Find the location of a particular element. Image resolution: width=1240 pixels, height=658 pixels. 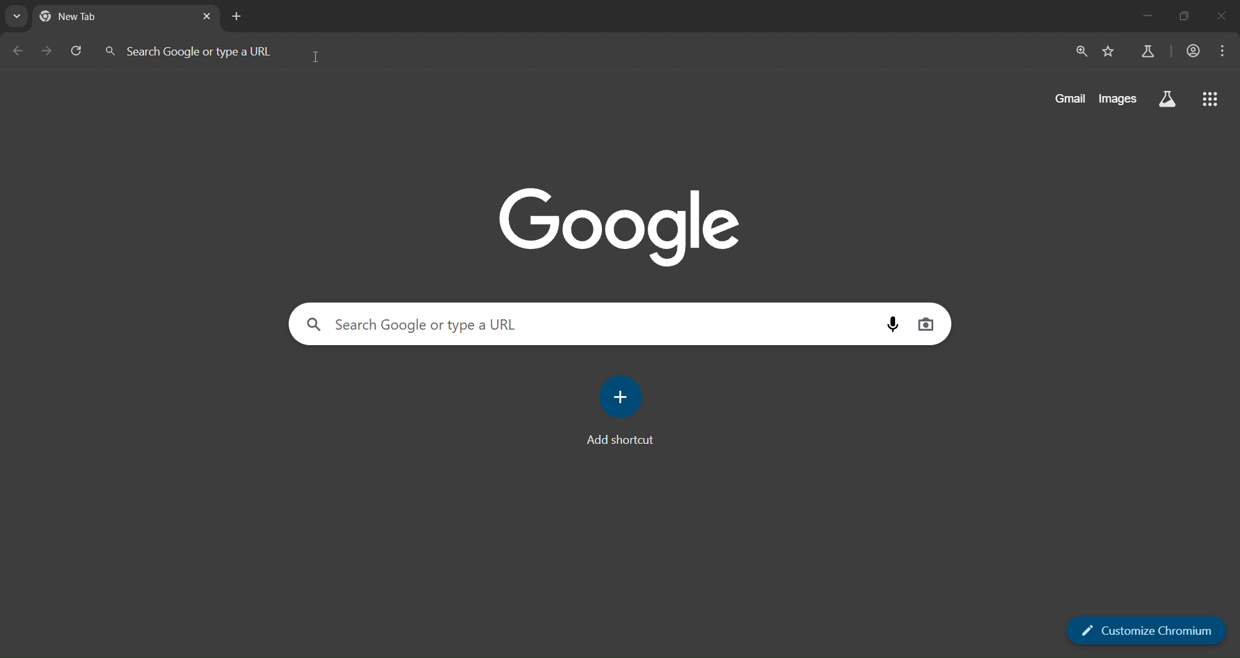

close is located at coordinates (1225, 17).